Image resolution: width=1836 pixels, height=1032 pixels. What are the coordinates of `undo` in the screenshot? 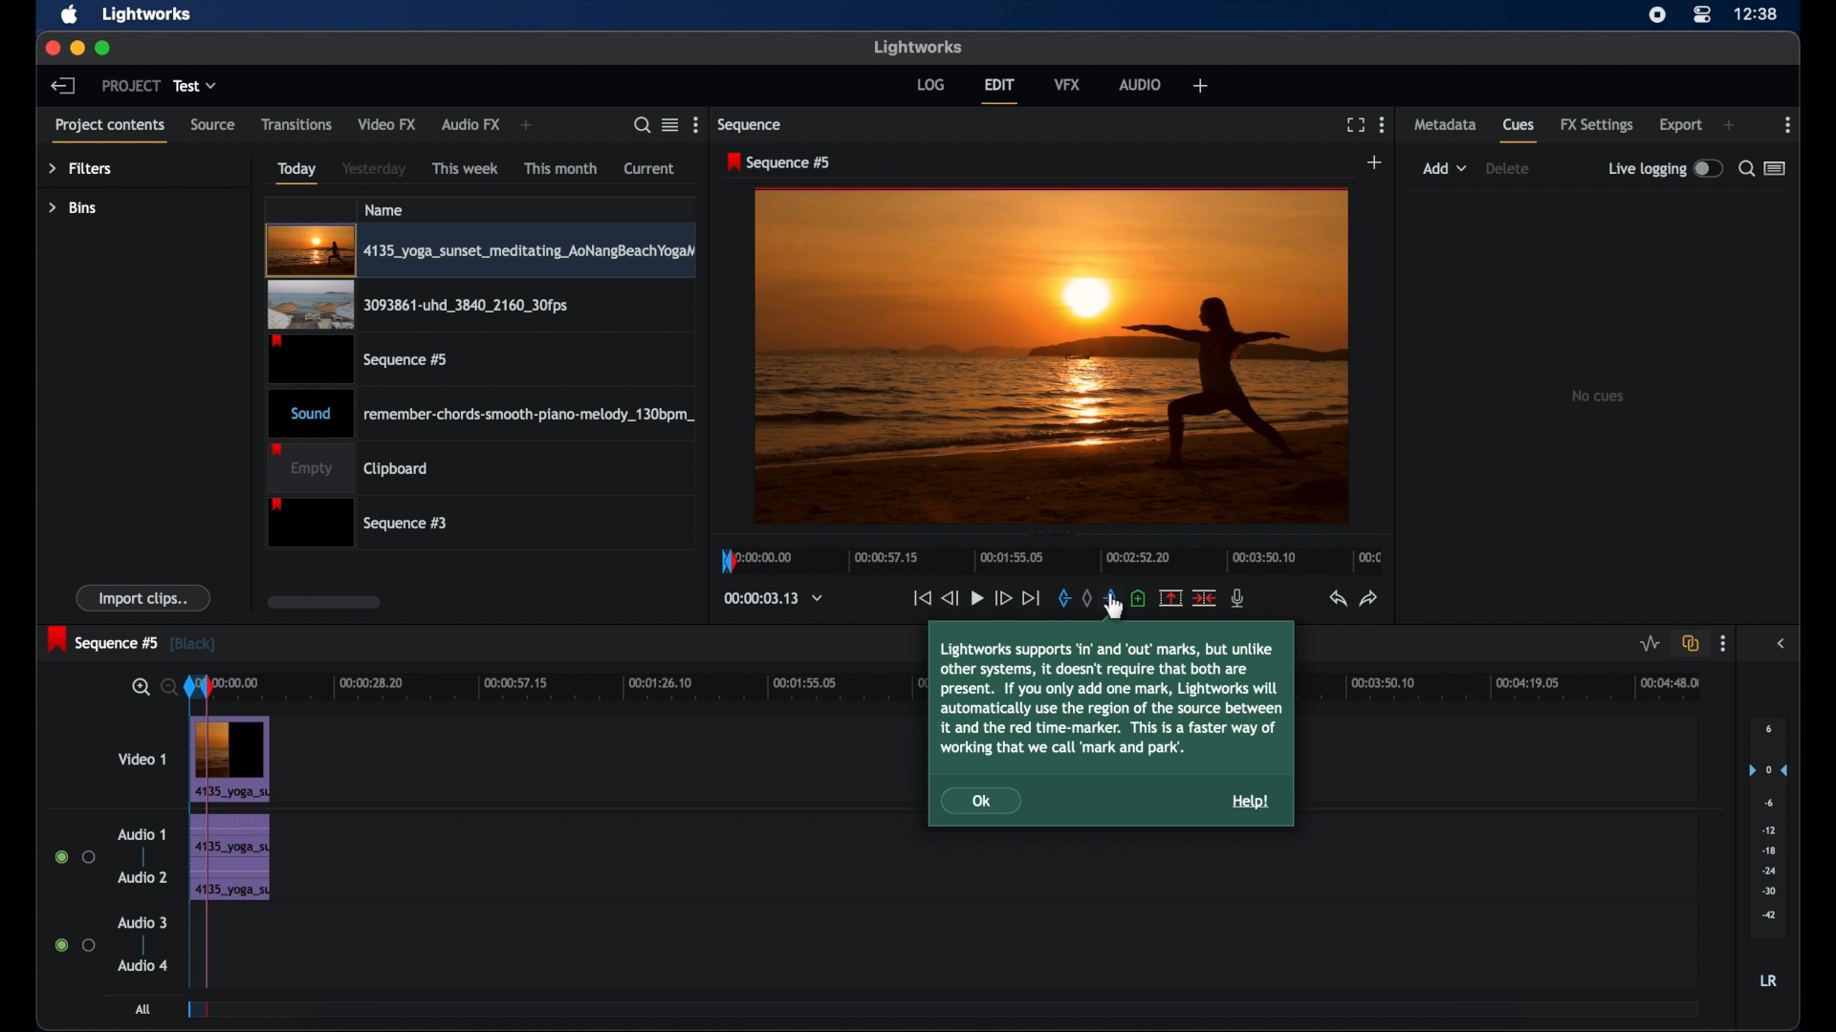 It's located at (1338, 599).